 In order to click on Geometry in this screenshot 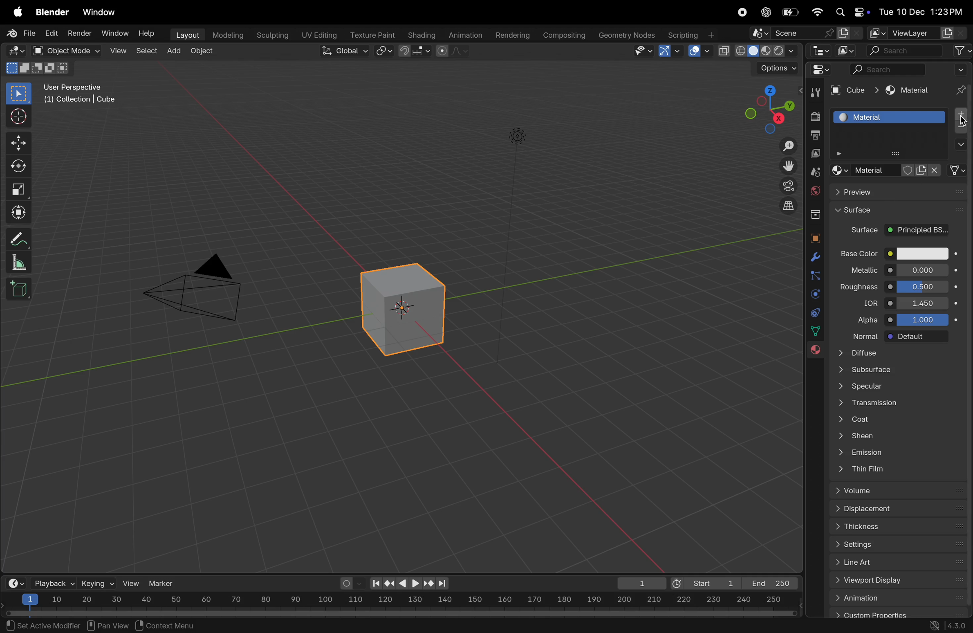, I will do `click(628, 35)`.